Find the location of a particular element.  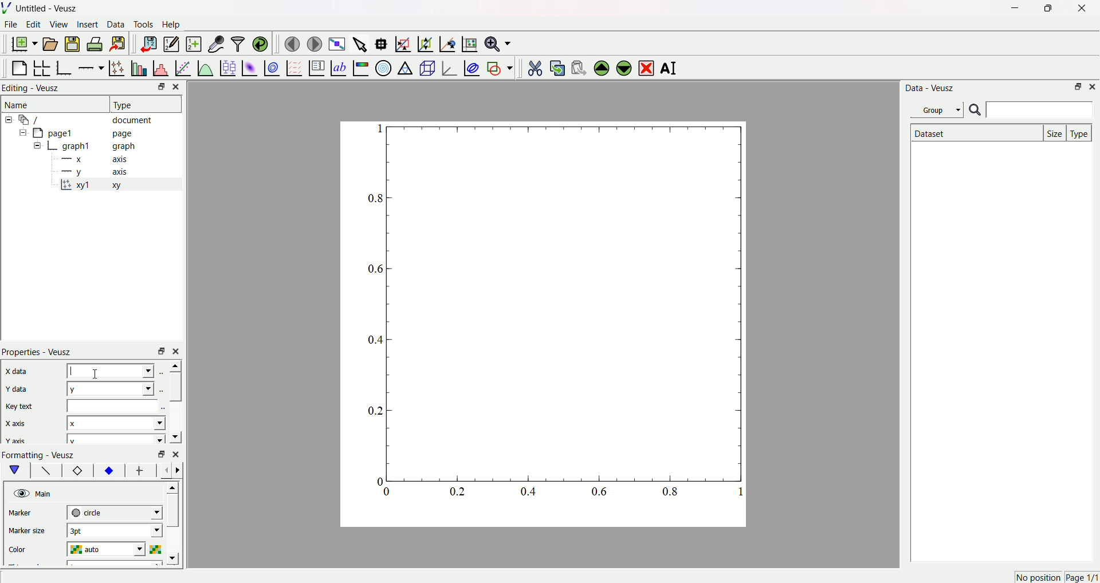

y axis is located at coordinates (98, 171).